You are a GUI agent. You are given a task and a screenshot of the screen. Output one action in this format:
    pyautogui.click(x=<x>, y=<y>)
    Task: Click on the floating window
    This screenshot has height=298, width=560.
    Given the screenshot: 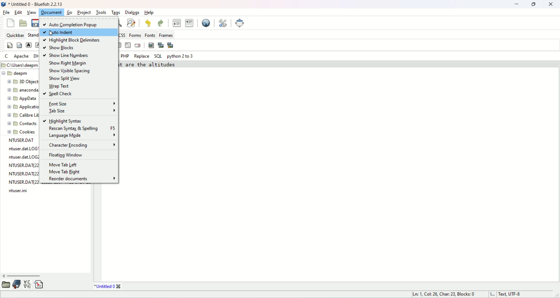 What is the action you would take?
    pyautogui.click(x=66, y=155)
    